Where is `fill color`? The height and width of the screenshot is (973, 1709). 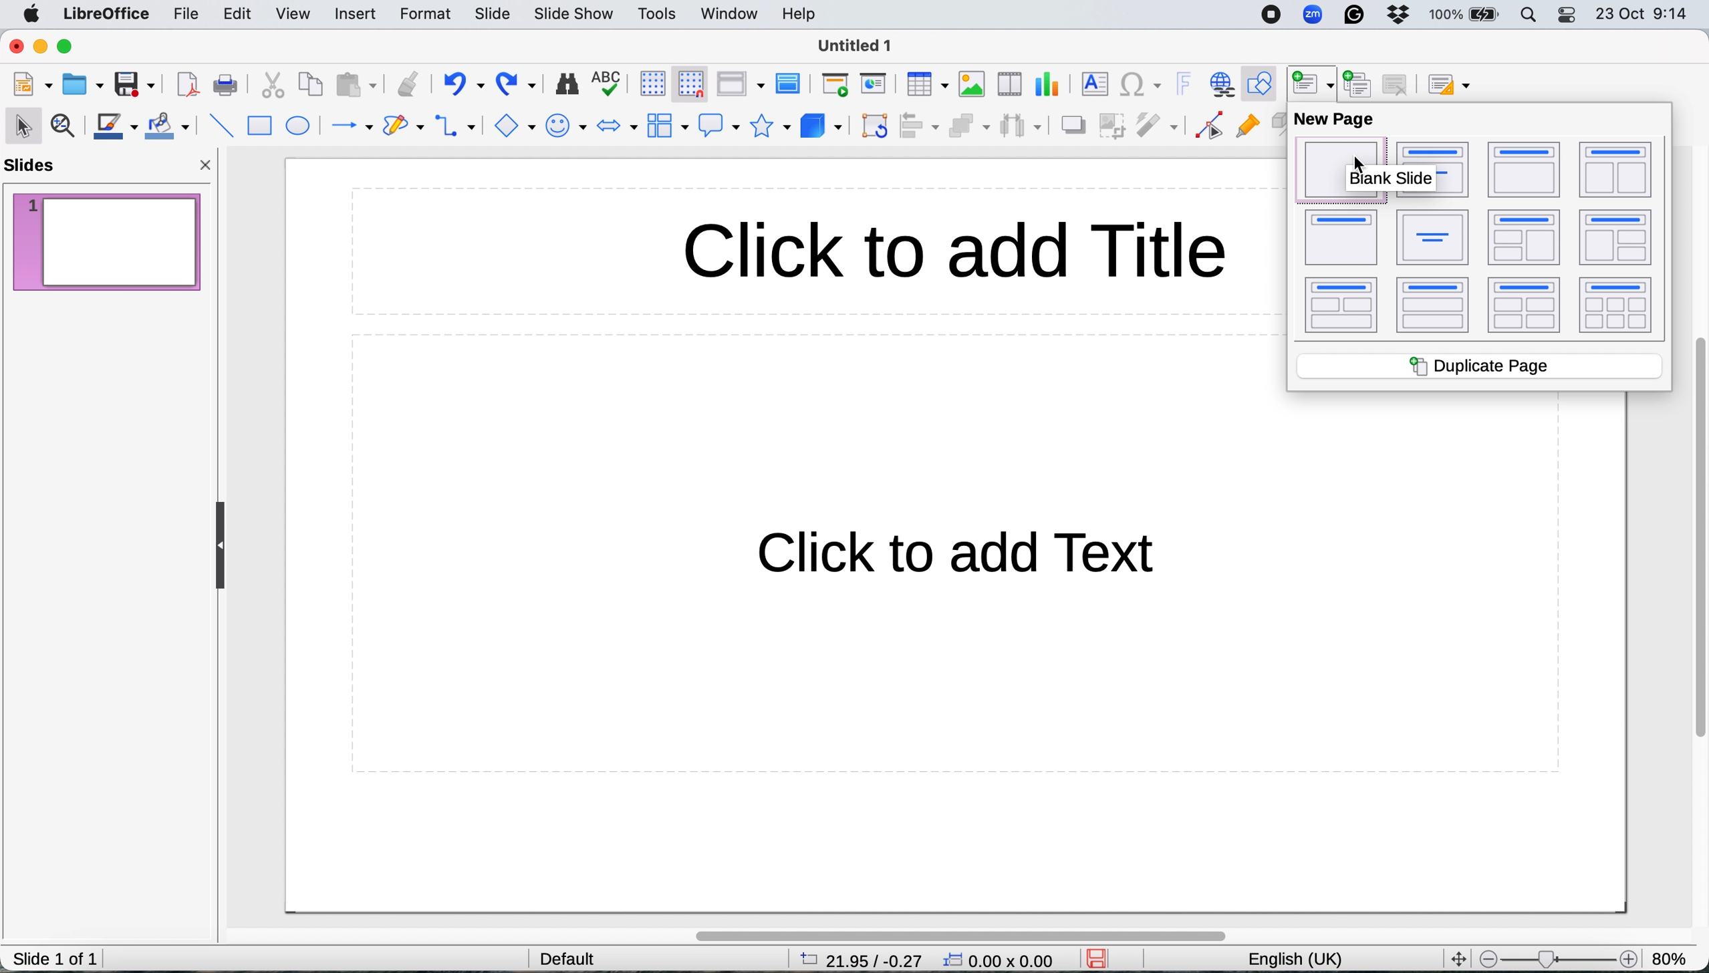
fill color is located at coordinates (167, 128).